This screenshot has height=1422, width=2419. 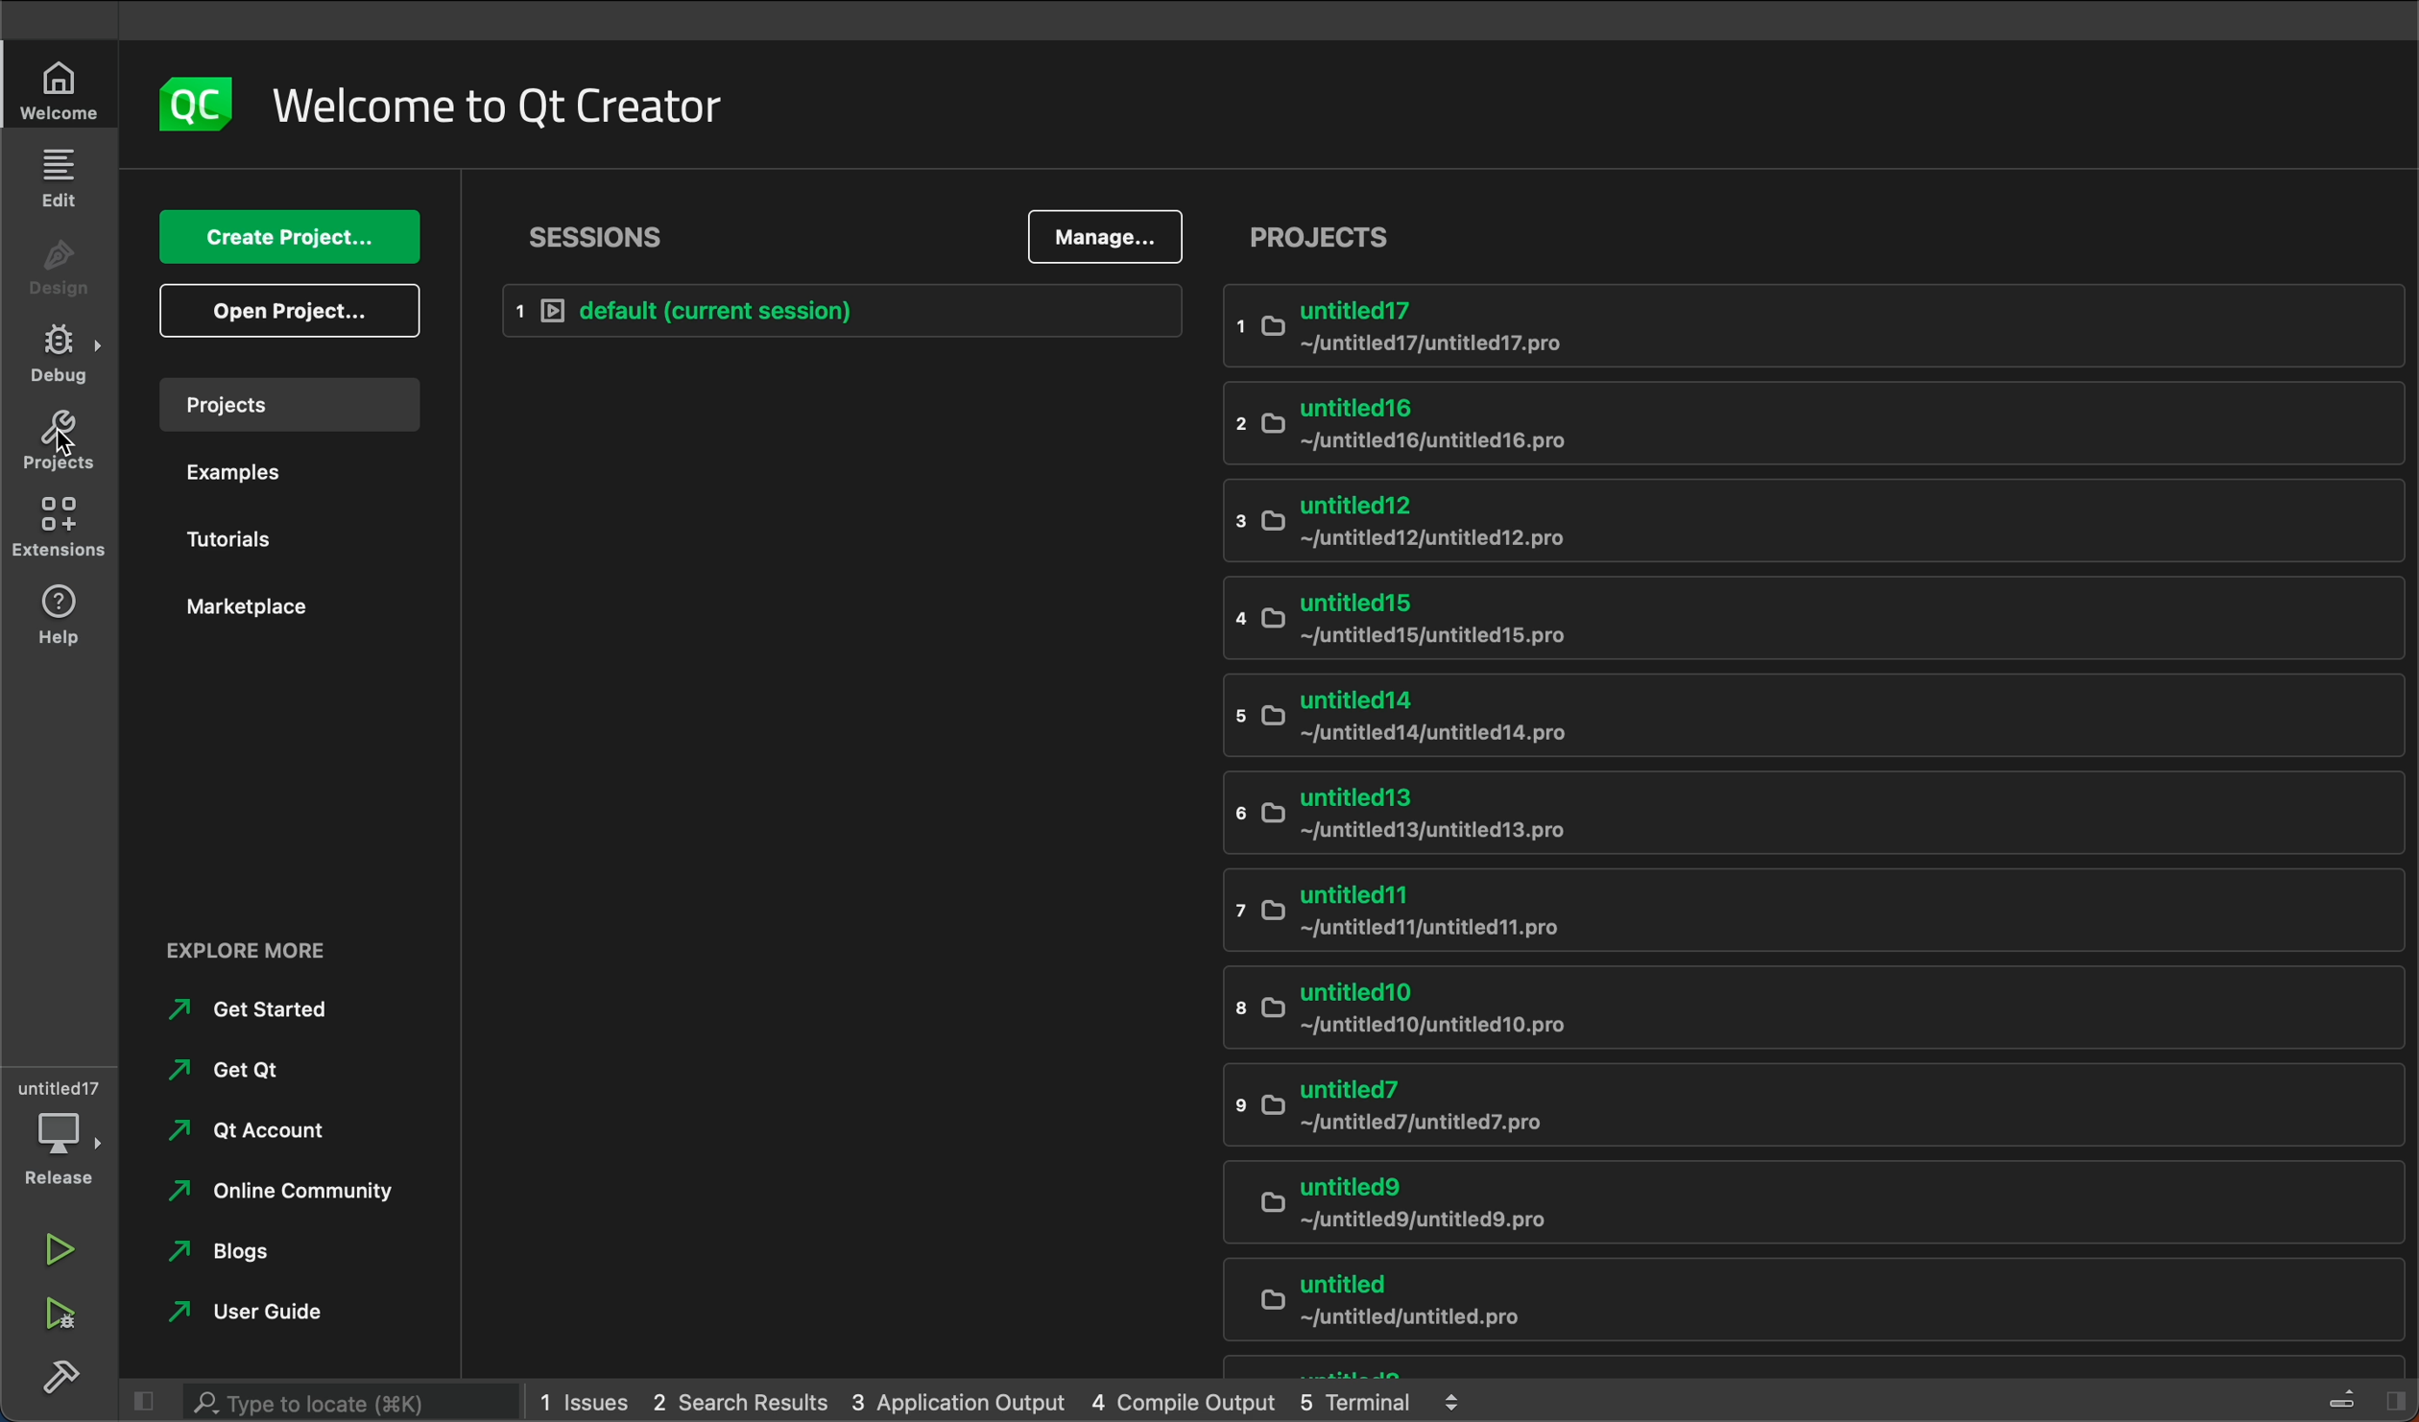 I want to click on untitled11, so click(x=1783, y=913).